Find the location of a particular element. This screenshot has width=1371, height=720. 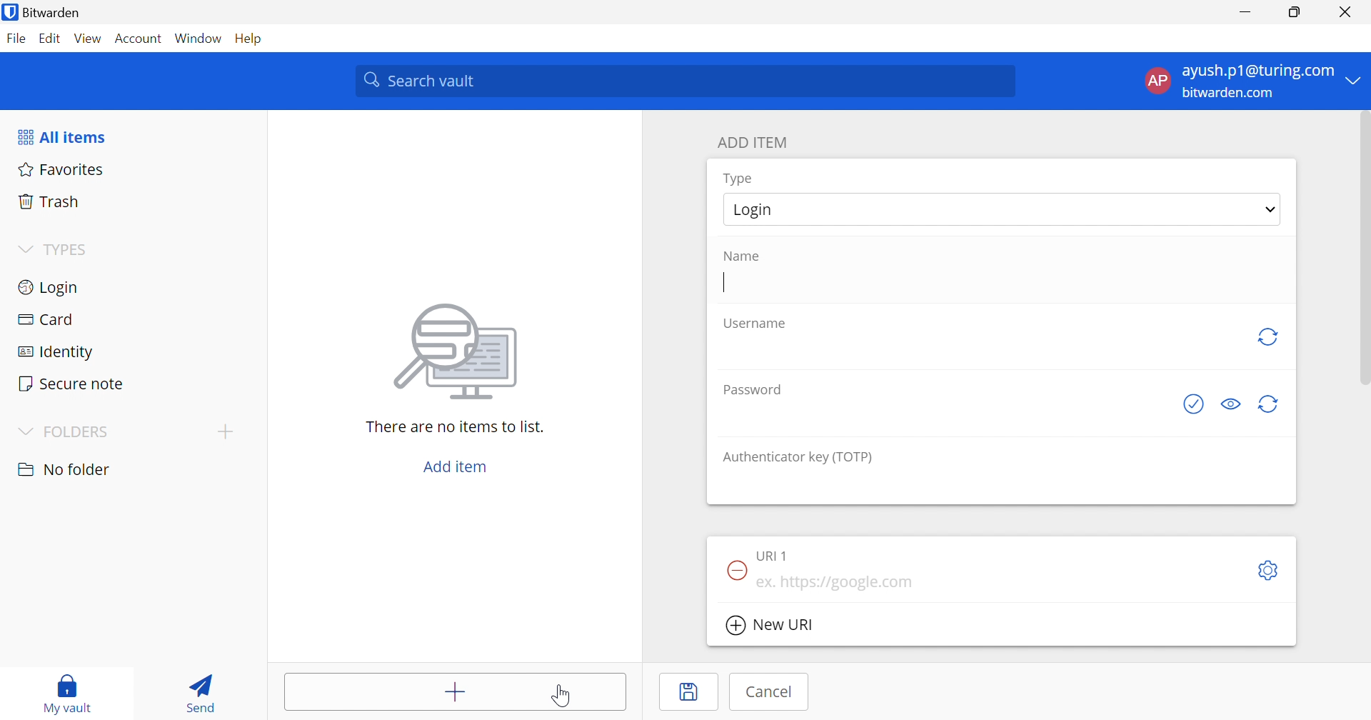

Send is located at coordinates (196, 690).